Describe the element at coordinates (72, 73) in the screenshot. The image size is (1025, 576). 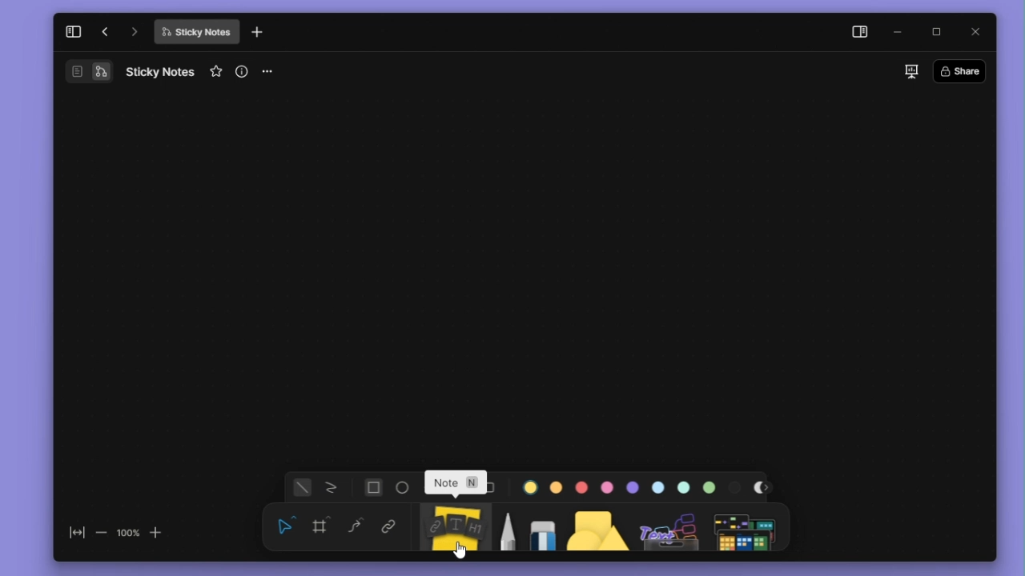
I see `Document/Page Overview` at that location.